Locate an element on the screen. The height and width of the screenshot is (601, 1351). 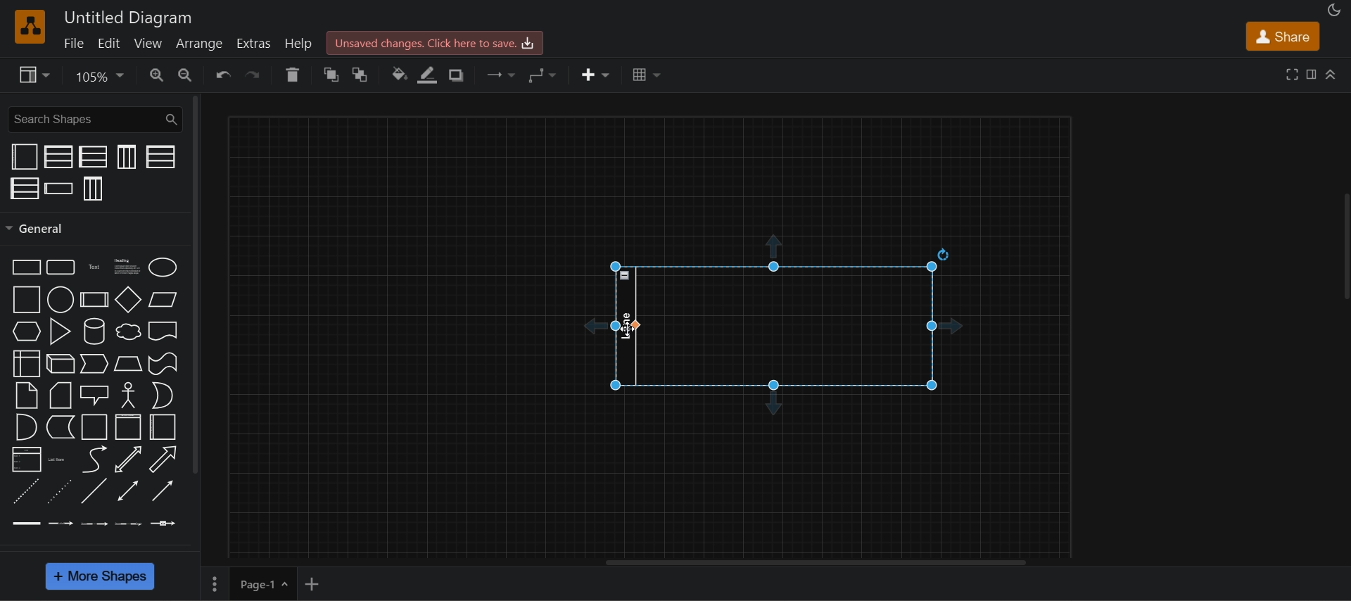
curve is located at coordinates (91, 459).